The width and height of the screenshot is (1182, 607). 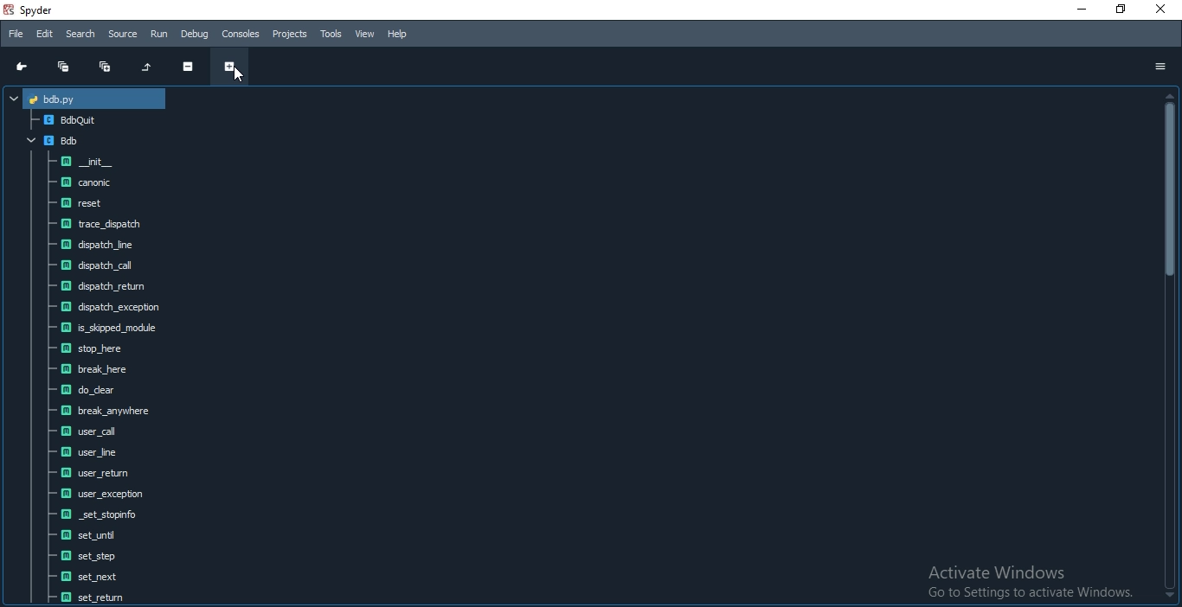 I want to click on cursor, so click(x=242, y=74).